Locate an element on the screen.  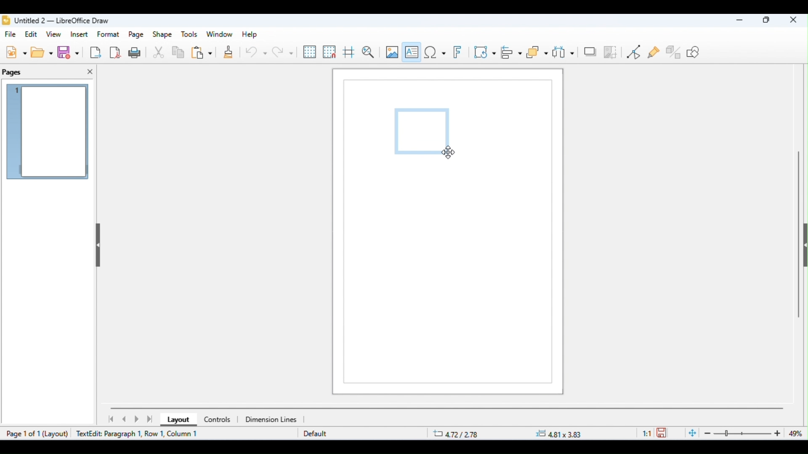
how draw functions is located at coordinates (694, 52).